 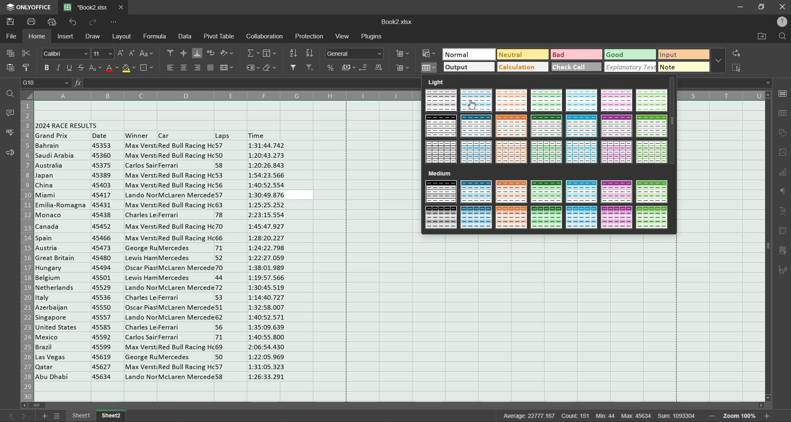 I want to click on row numbers, so click(x=27, y=249).